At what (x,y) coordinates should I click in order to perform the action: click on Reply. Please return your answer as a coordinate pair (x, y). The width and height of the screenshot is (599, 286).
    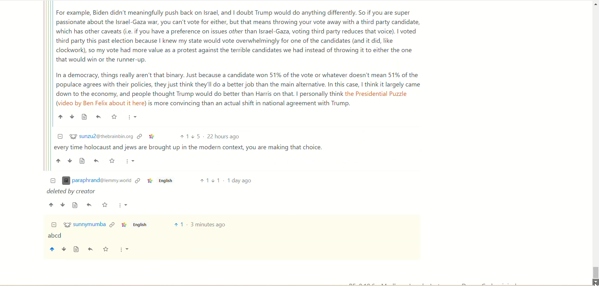
    Looking at the image, I should click on (97, 160).